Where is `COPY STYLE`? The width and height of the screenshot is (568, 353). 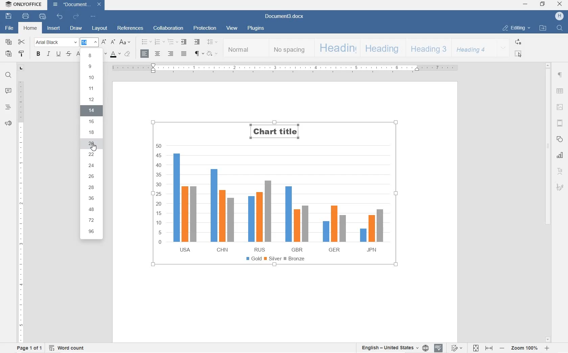
COPY STYLE is located at coordinates (22, 54).